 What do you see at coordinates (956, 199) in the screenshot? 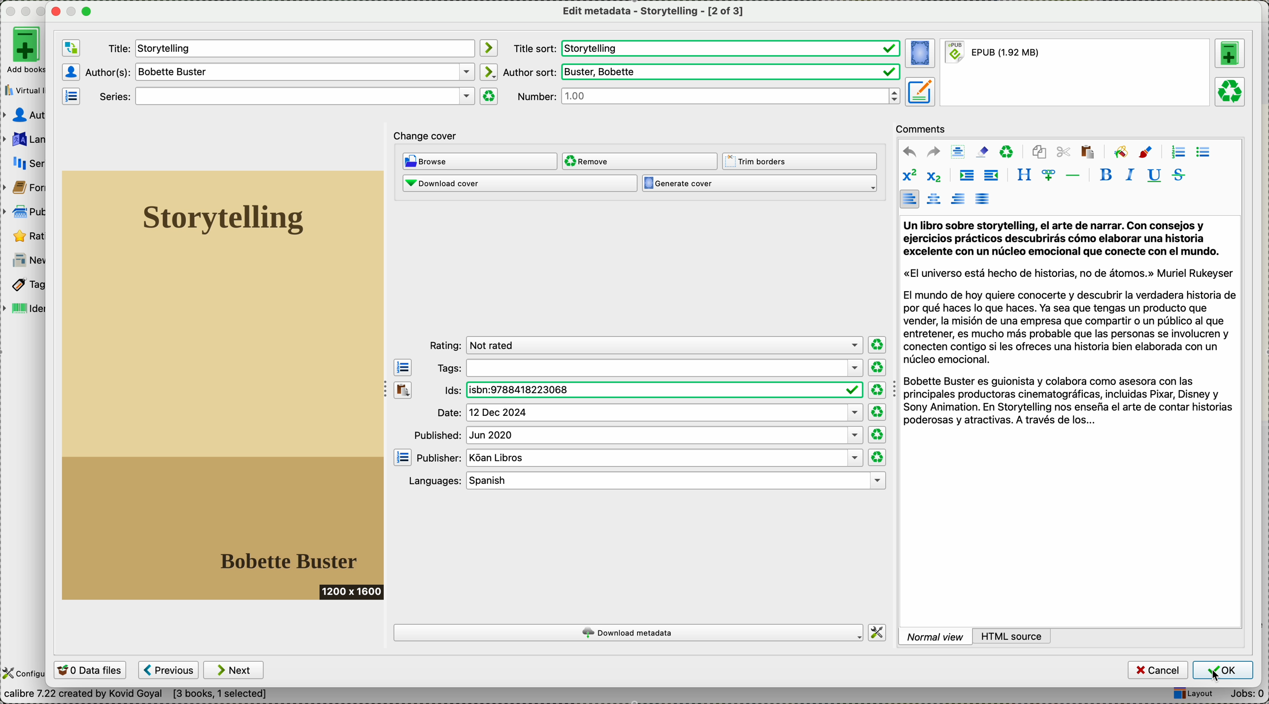
I see `align right` at bounding box center [956, 199].